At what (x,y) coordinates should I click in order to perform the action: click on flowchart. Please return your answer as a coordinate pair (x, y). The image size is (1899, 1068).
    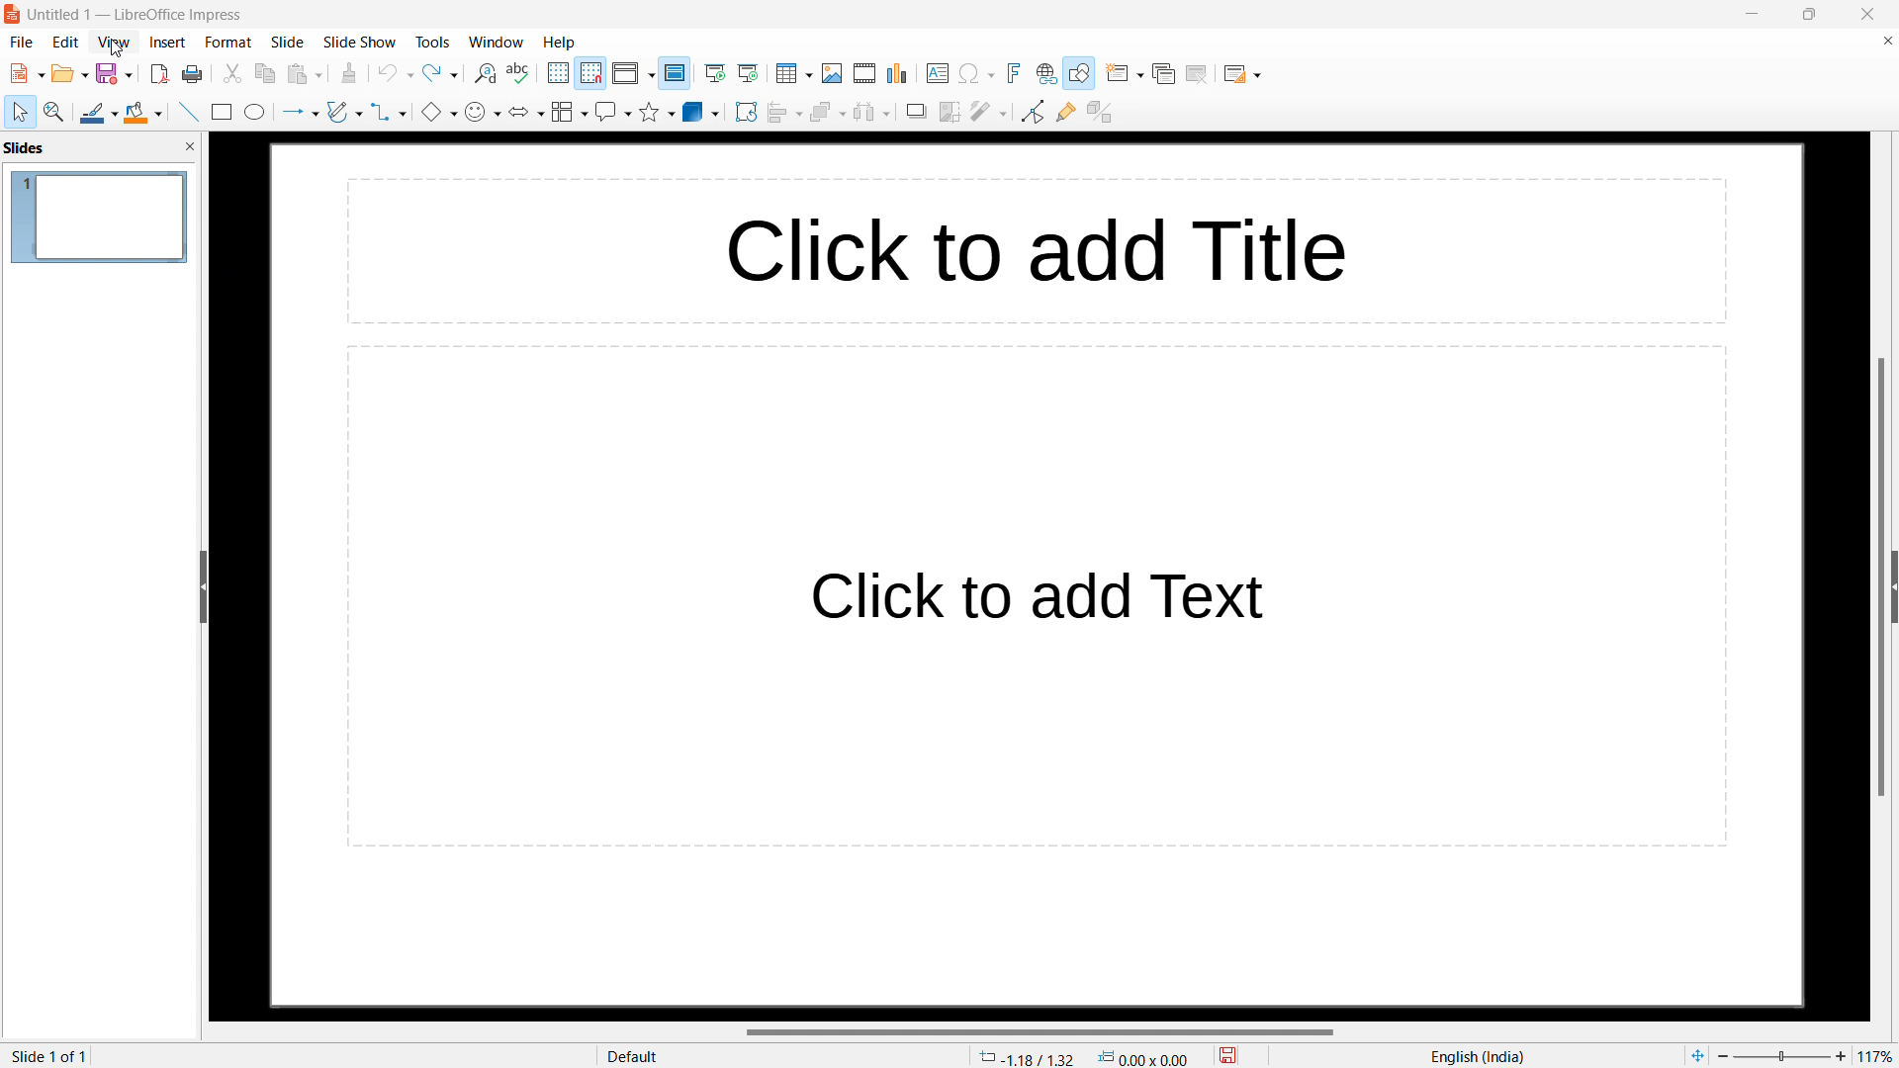
    Looking at the image, I should click on (570, 112).